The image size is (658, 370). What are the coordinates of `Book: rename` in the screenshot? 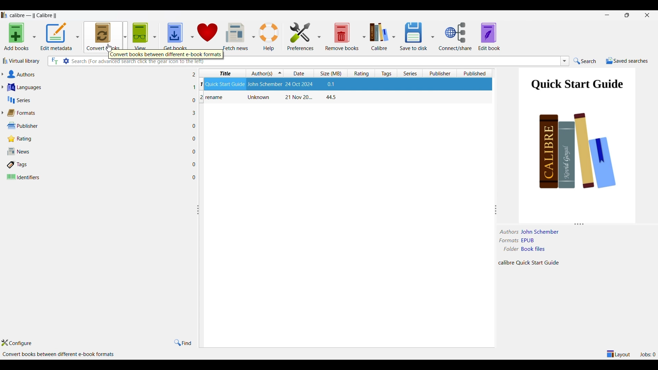 It's located at (270, 98).